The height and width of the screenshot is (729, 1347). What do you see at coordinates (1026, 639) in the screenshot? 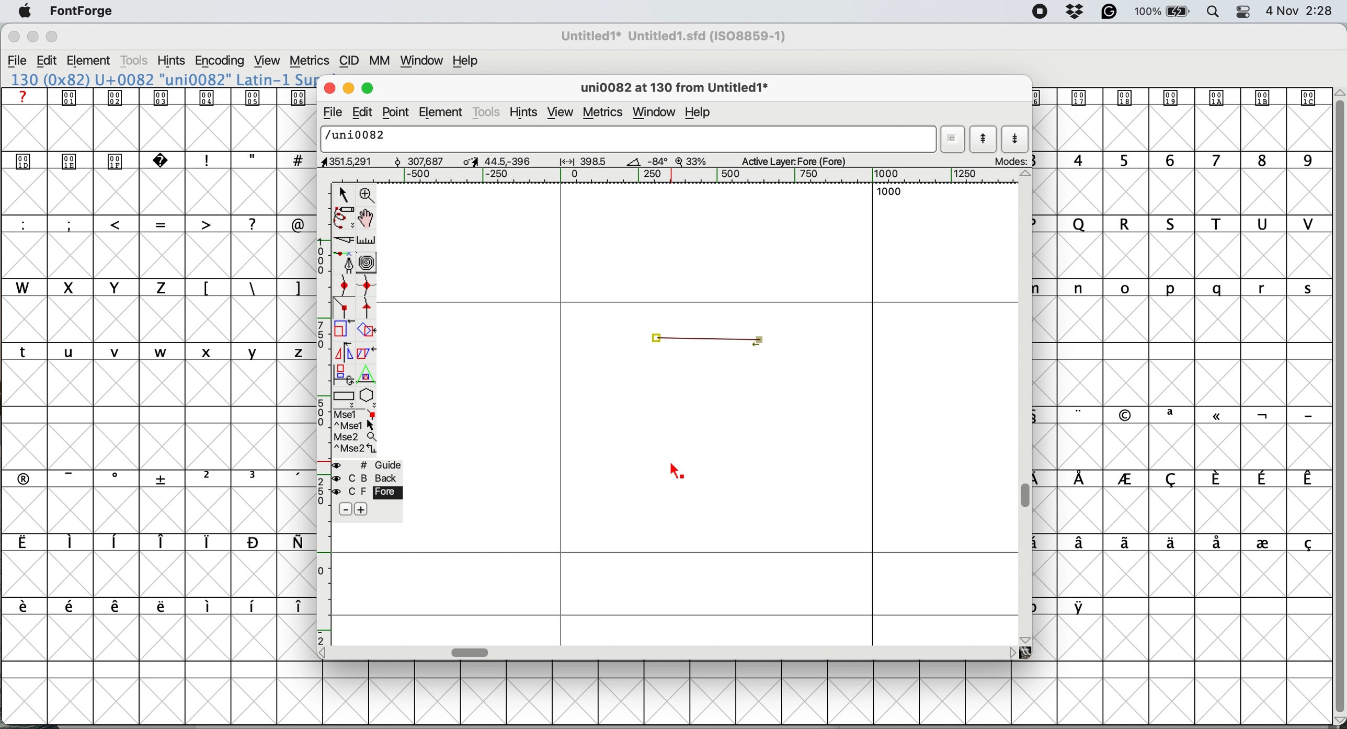
I see `scroll button` at bounding box center [1026, 639].